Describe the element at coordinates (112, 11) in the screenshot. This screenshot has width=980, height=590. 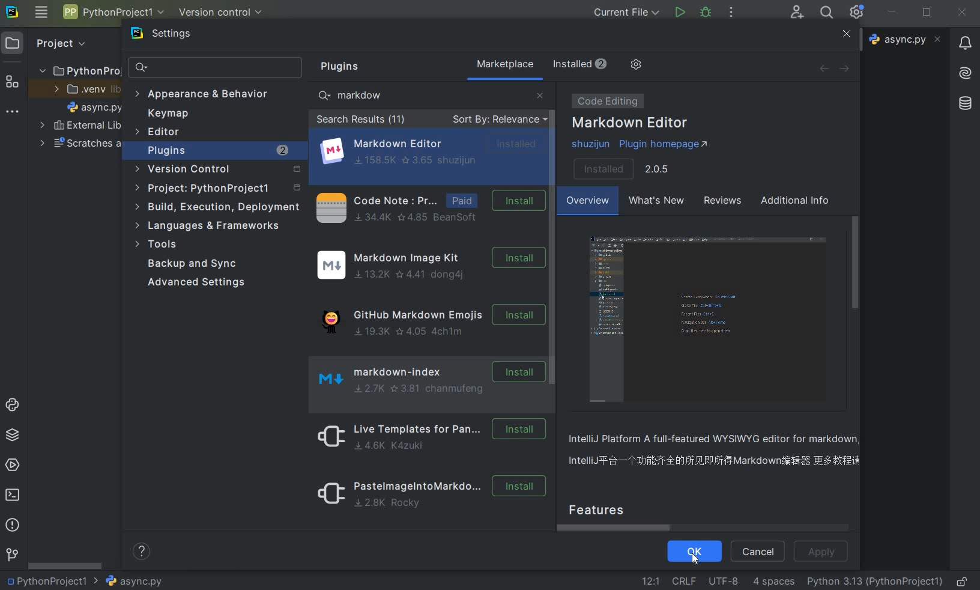
I see `project name` at that location.